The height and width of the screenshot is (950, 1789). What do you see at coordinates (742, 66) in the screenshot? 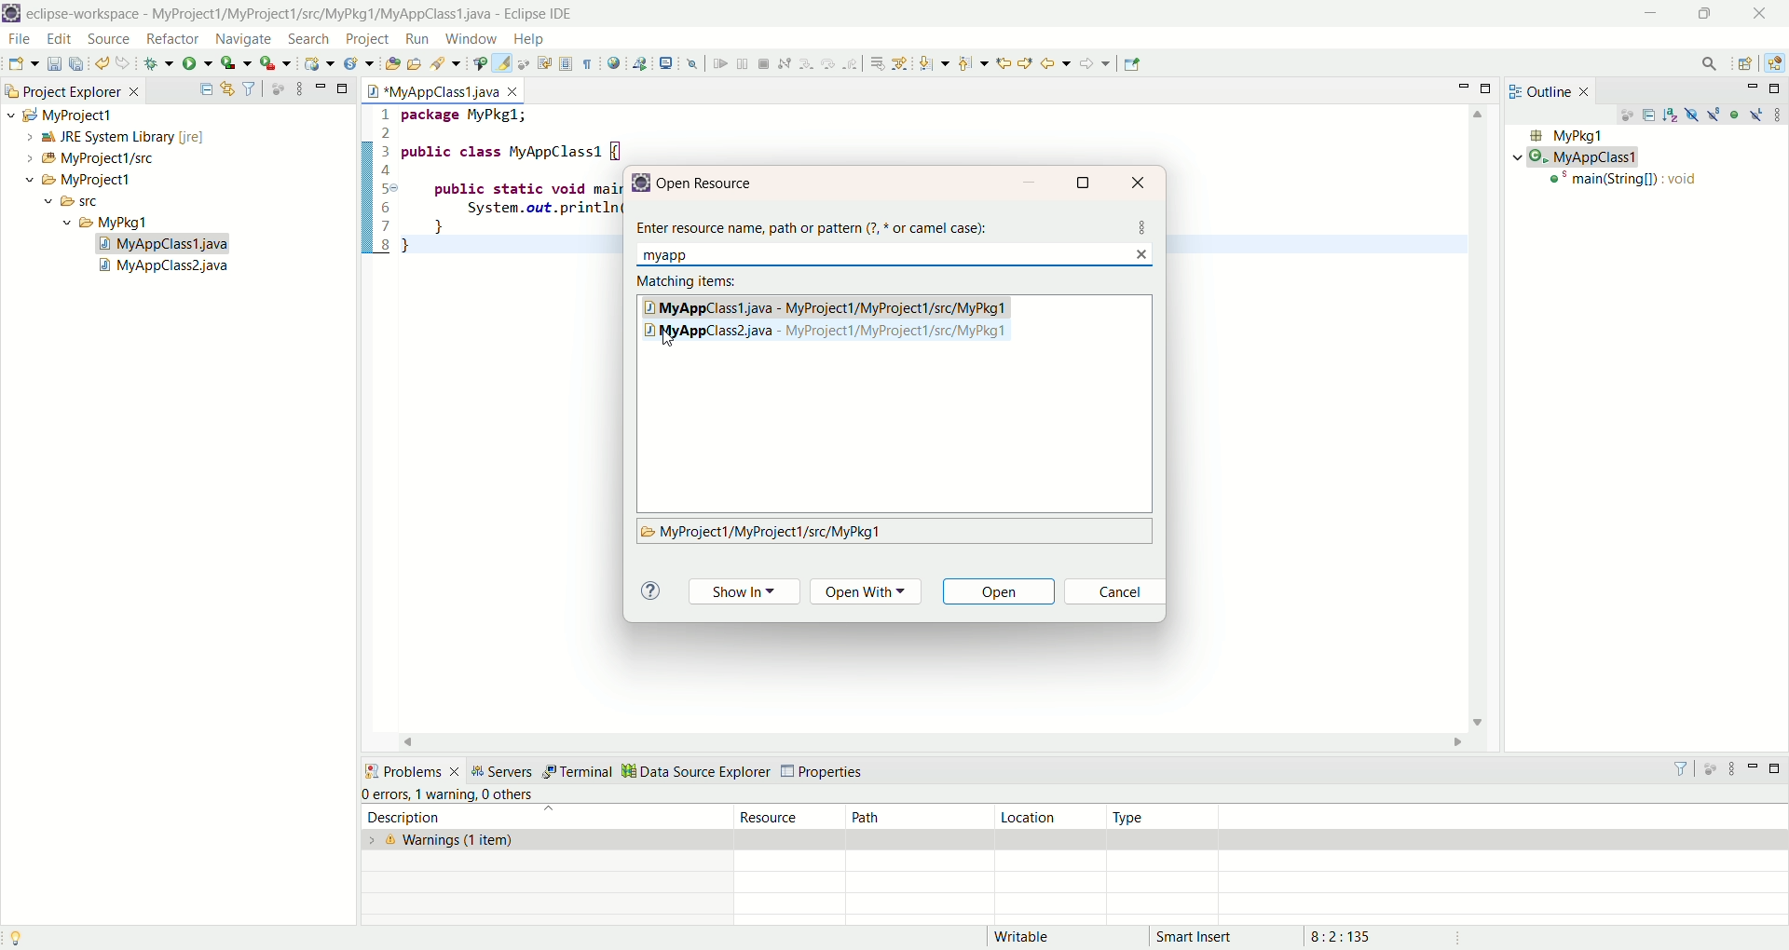
I see `suspend` at bounding box center [742, 66].